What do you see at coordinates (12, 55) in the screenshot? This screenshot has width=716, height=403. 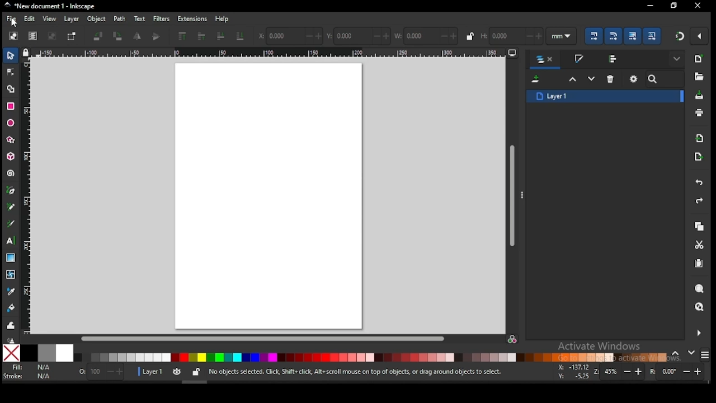 I see `select` at bounding box center [12, 55].